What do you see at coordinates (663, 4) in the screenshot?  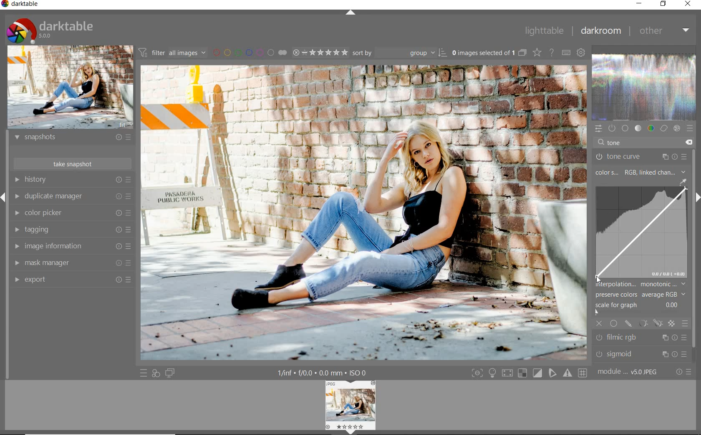 I see `restore` at bounding box center [663, 4].